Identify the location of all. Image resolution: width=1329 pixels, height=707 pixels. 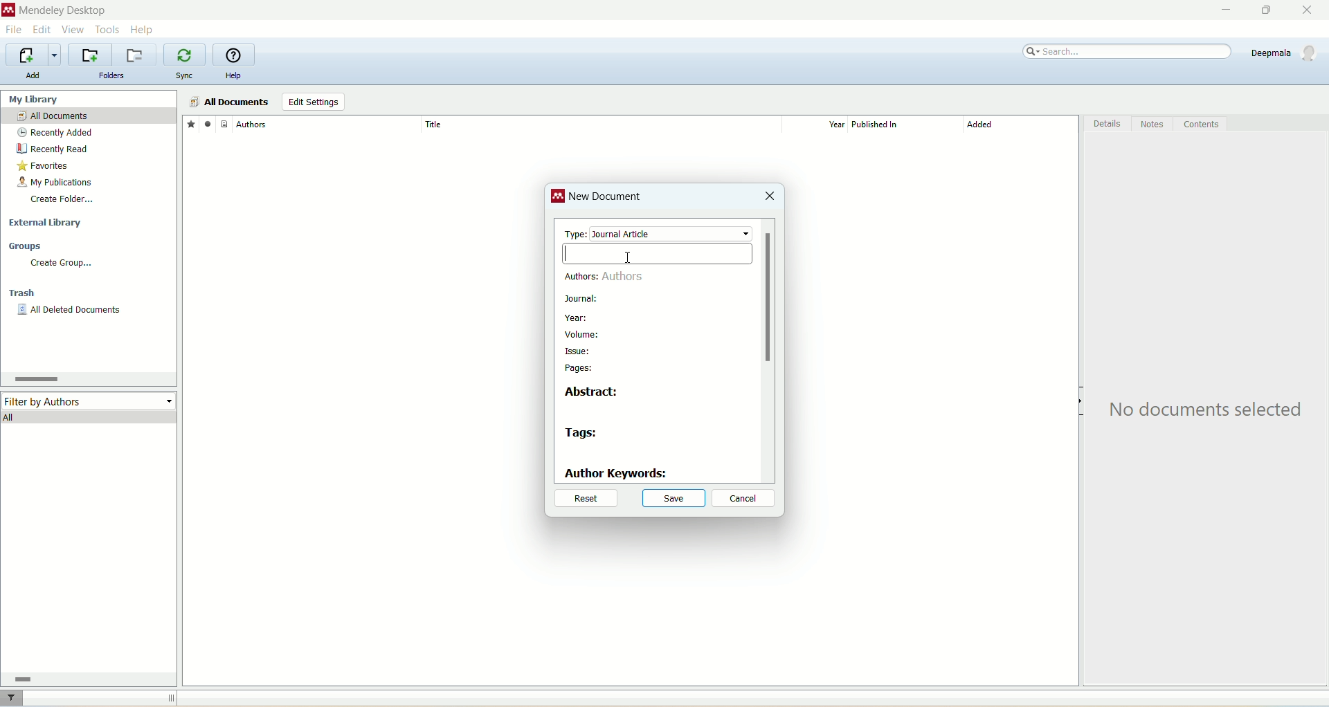
(90, 416).